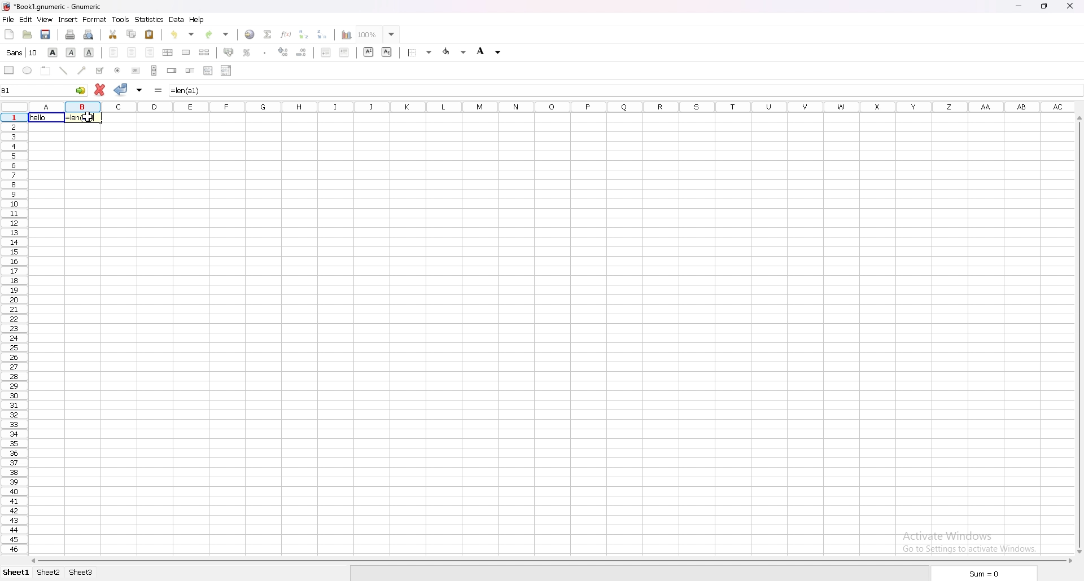 This screenshot has width=1084, height=581. Describe the element at coordinates (322, 34) in the screenshot. I see `sort descending` at that location.